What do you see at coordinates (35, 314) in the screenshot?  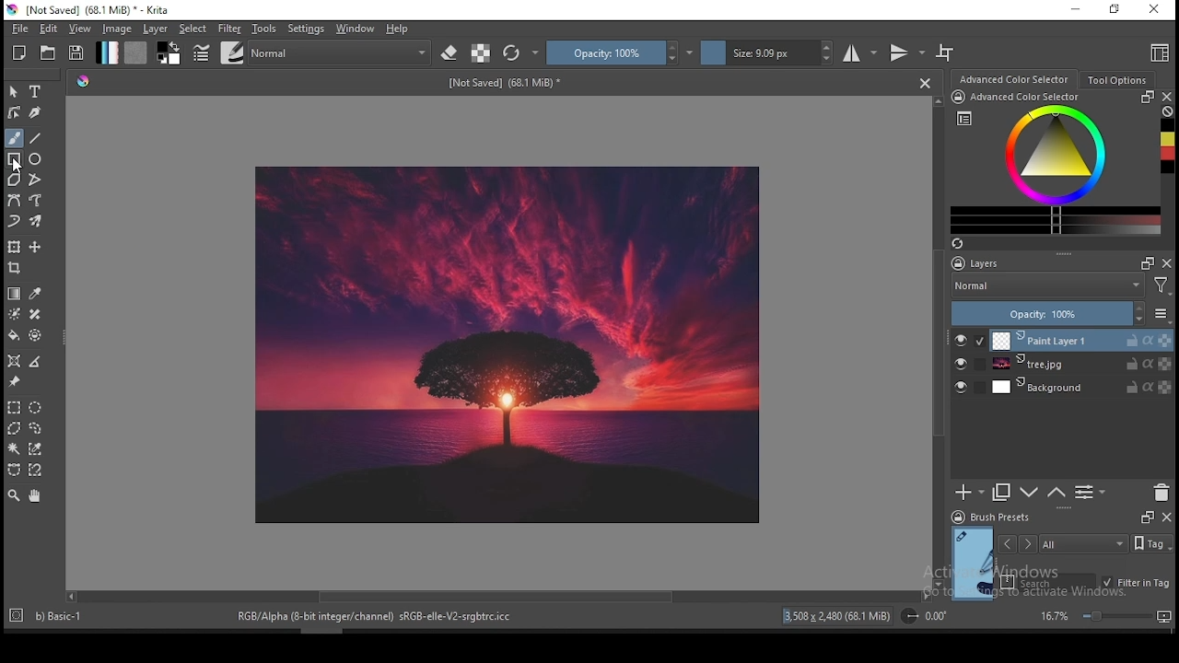 I see `smart patch tool` at bounding box center [35, 314].